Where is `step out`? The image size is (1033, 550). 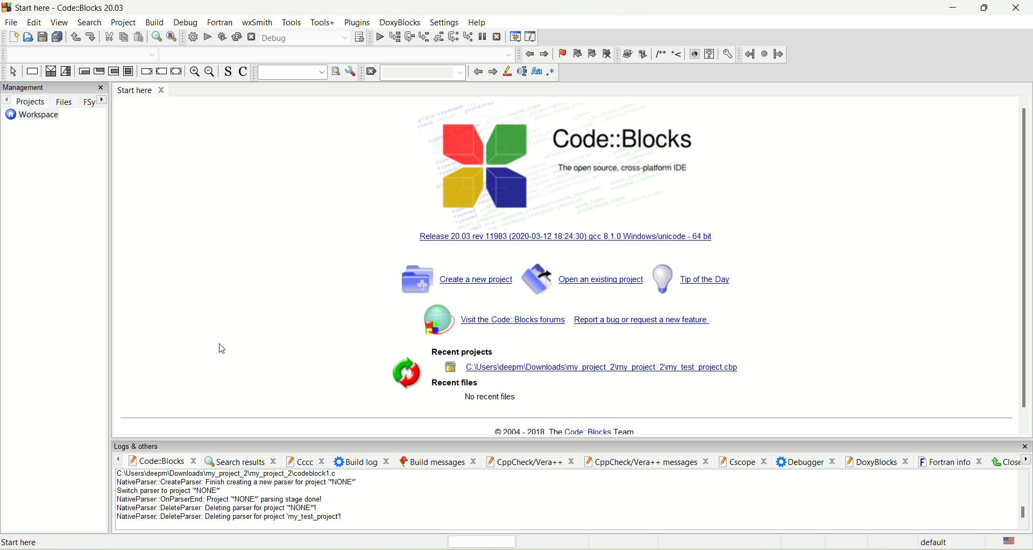 step out is located at coordinates (439, 37).